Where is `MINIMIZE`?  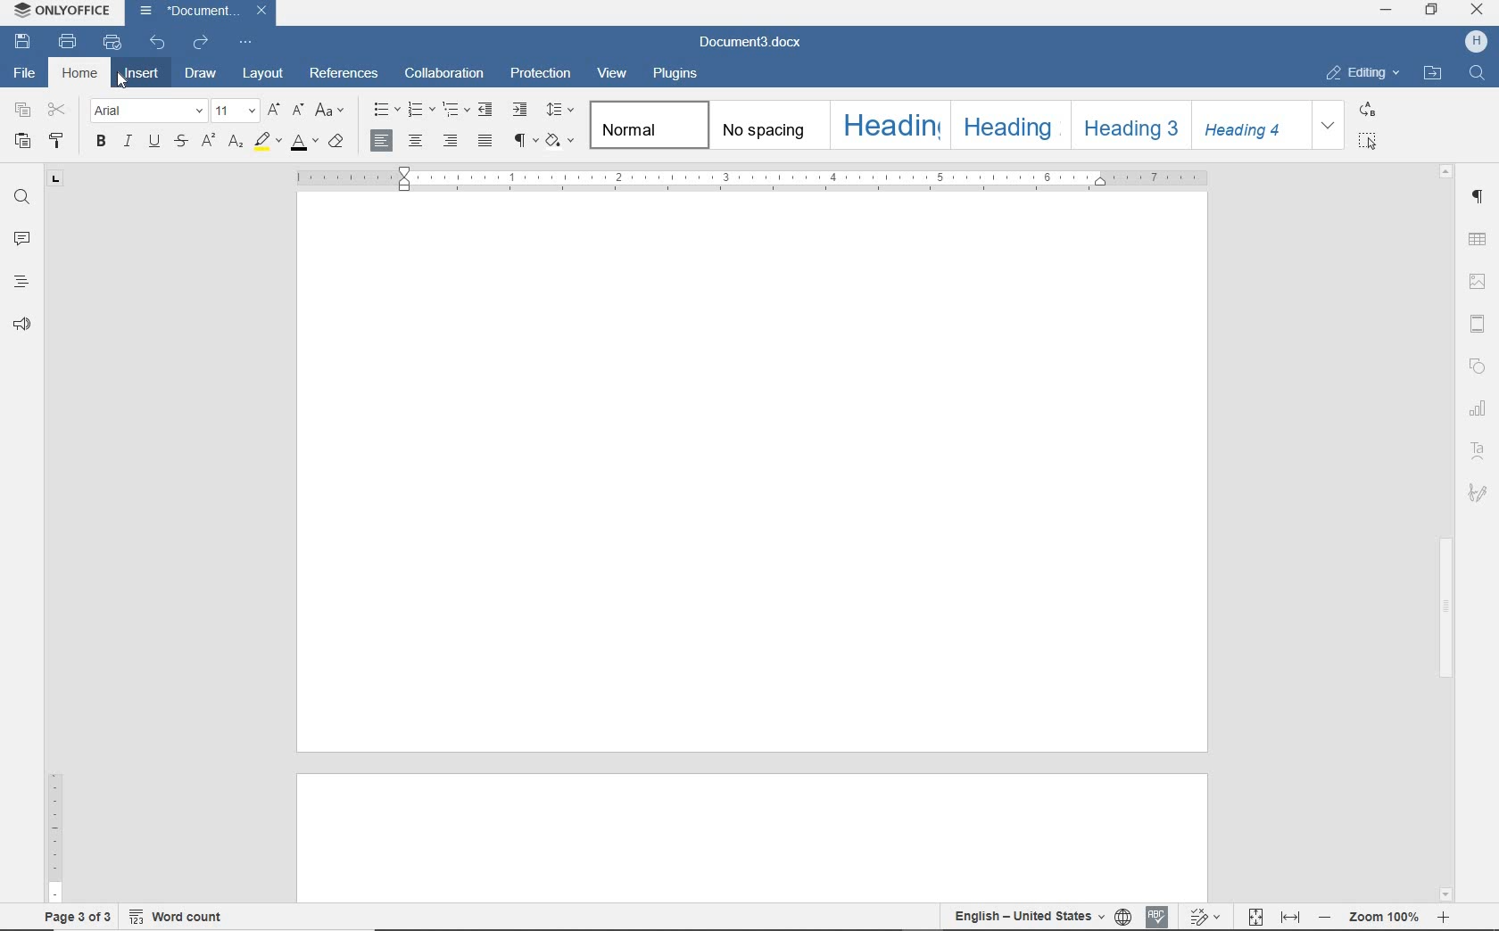 MINIMIZE is located at coordinates (1387, 12).